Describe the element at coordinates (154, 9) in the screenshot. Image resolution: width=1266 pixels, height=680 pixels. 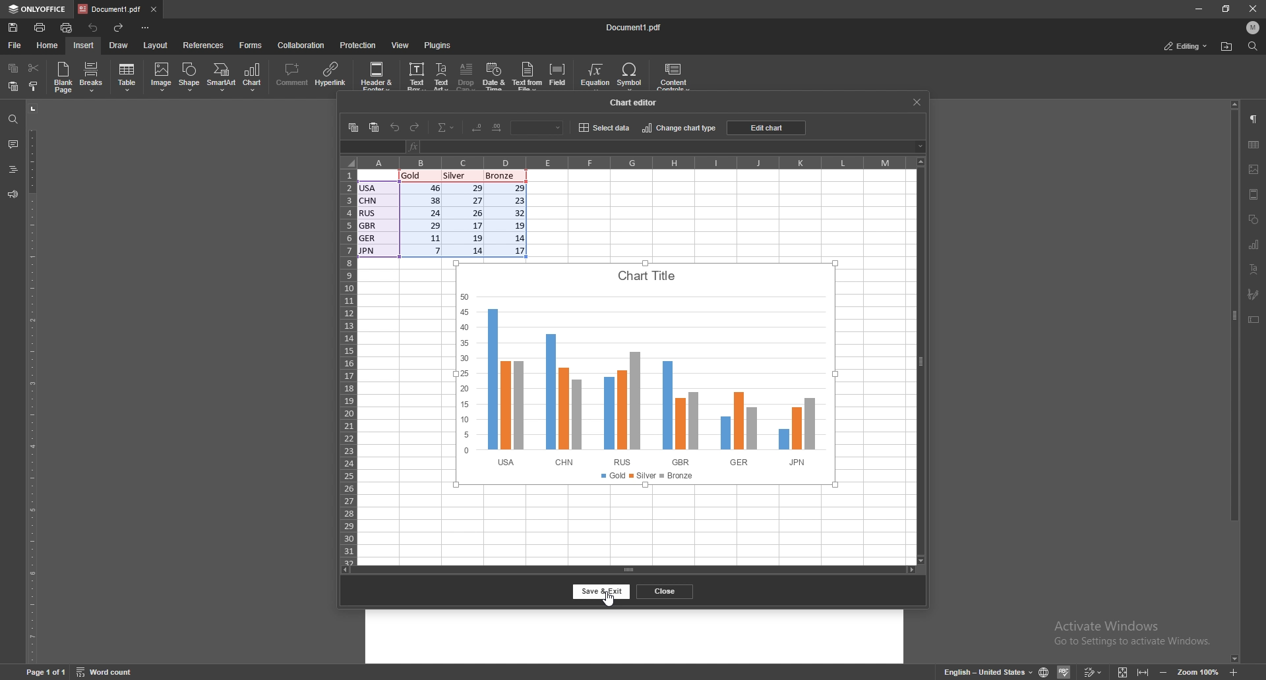
I see `close tab` at that location.